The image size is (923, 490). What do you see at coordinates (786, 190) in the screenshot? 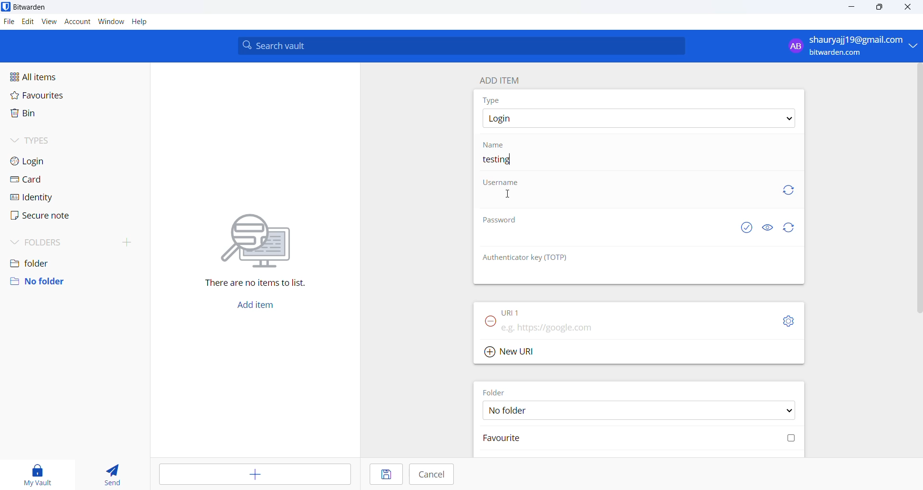
I see `refresh` at bounding box center [786, 190].